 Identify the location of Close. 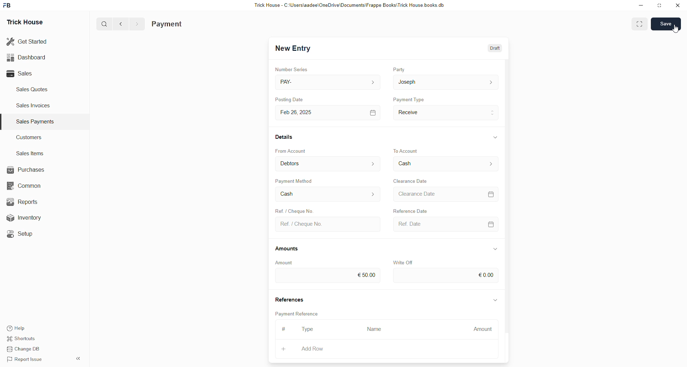
(677, 6).